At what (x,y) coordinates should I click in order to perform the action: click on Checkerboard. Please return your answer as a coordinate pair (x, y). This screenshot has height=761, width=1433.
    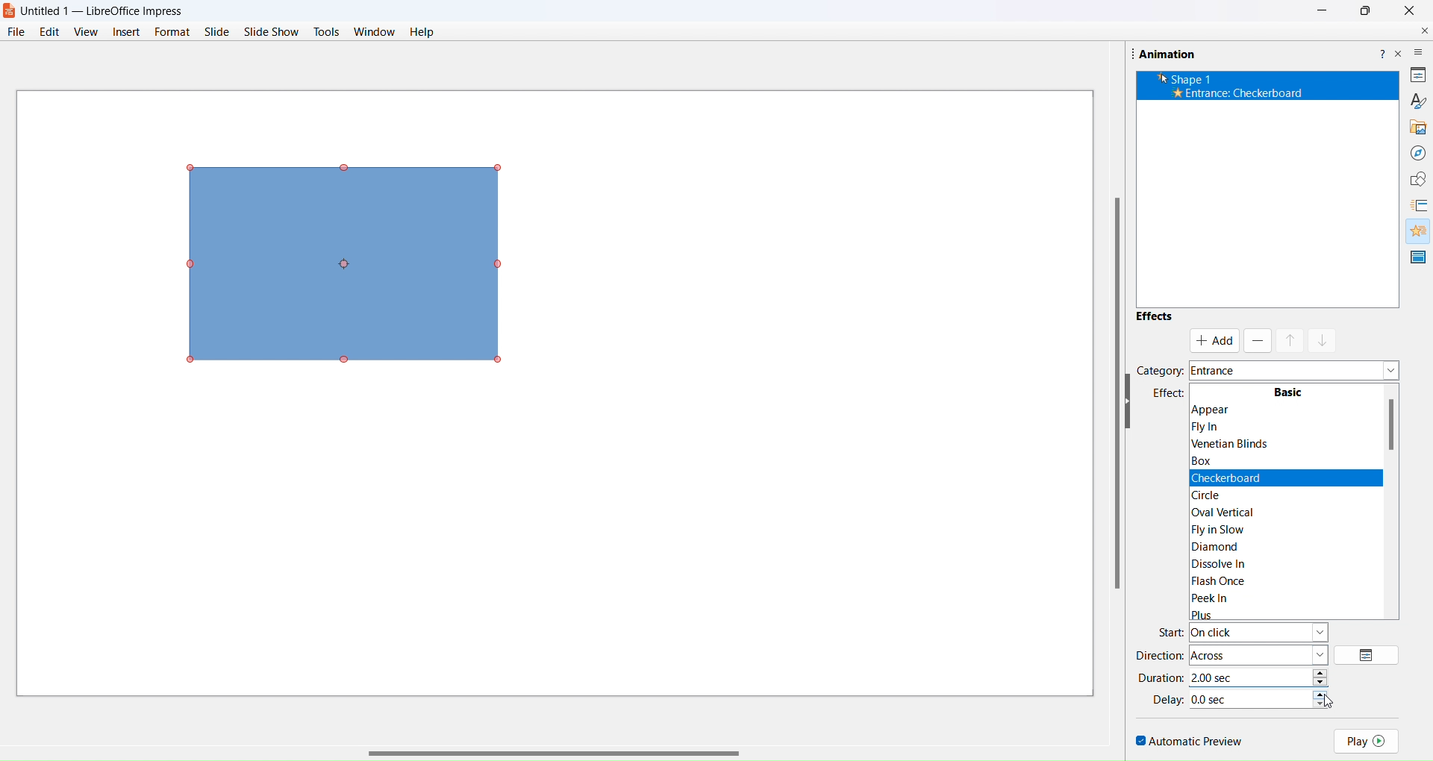
    Looking at the image, I should click on (1230, 477).